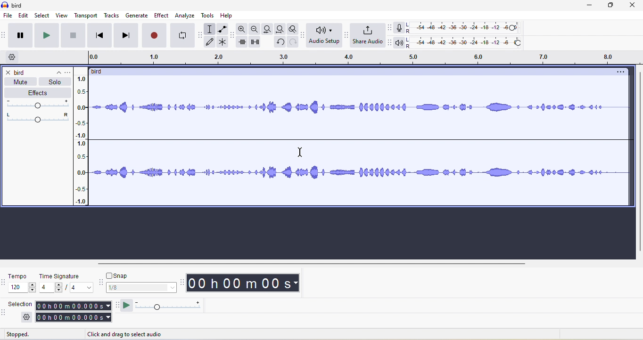  Describe the element at coordinates (8, 73) in the screenshot. I see `close` at that location.